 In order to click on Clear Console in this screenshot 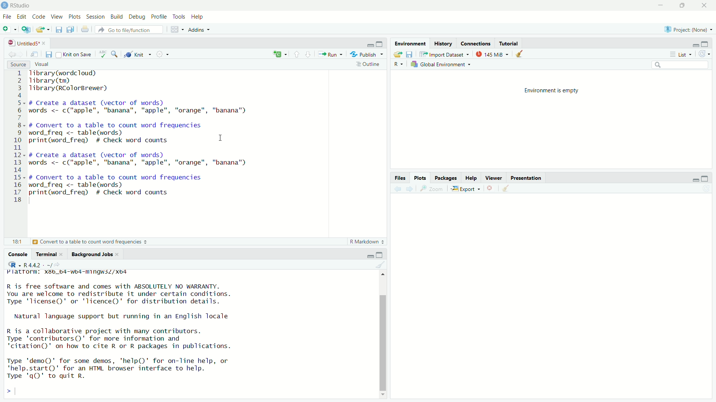, I will do `click(508, 188)`.